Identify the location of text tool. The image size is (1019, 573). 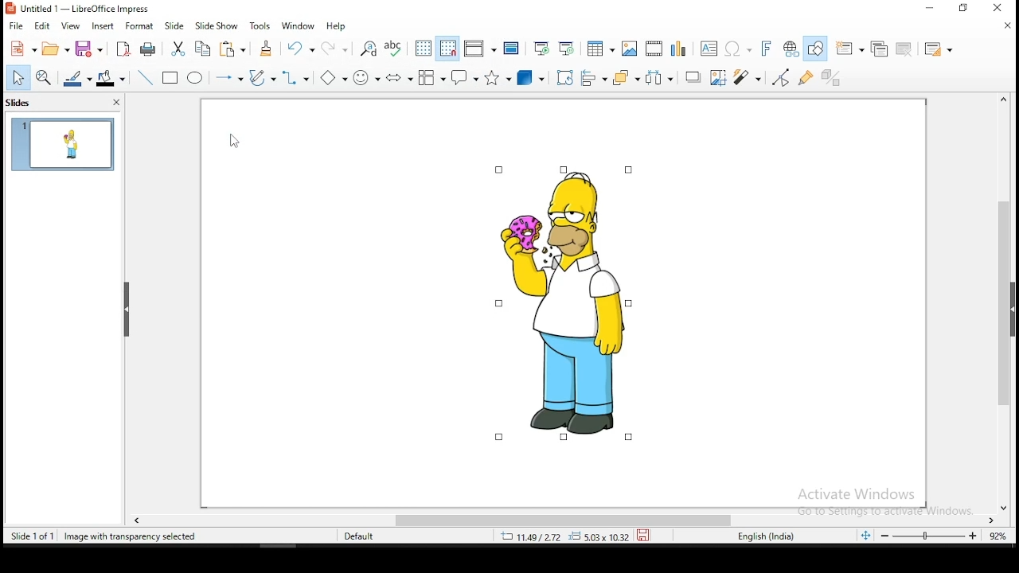
(709, 48).